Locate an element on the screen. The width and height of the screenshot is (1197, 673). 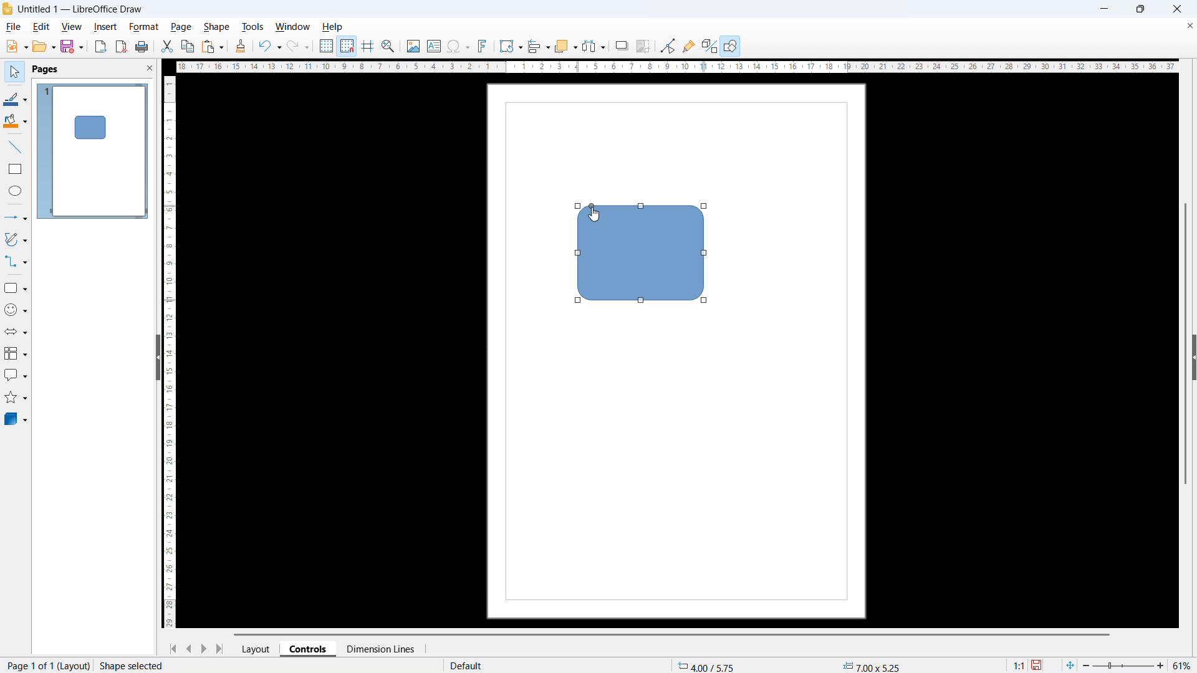
new  is located at coordinates (17, 46).